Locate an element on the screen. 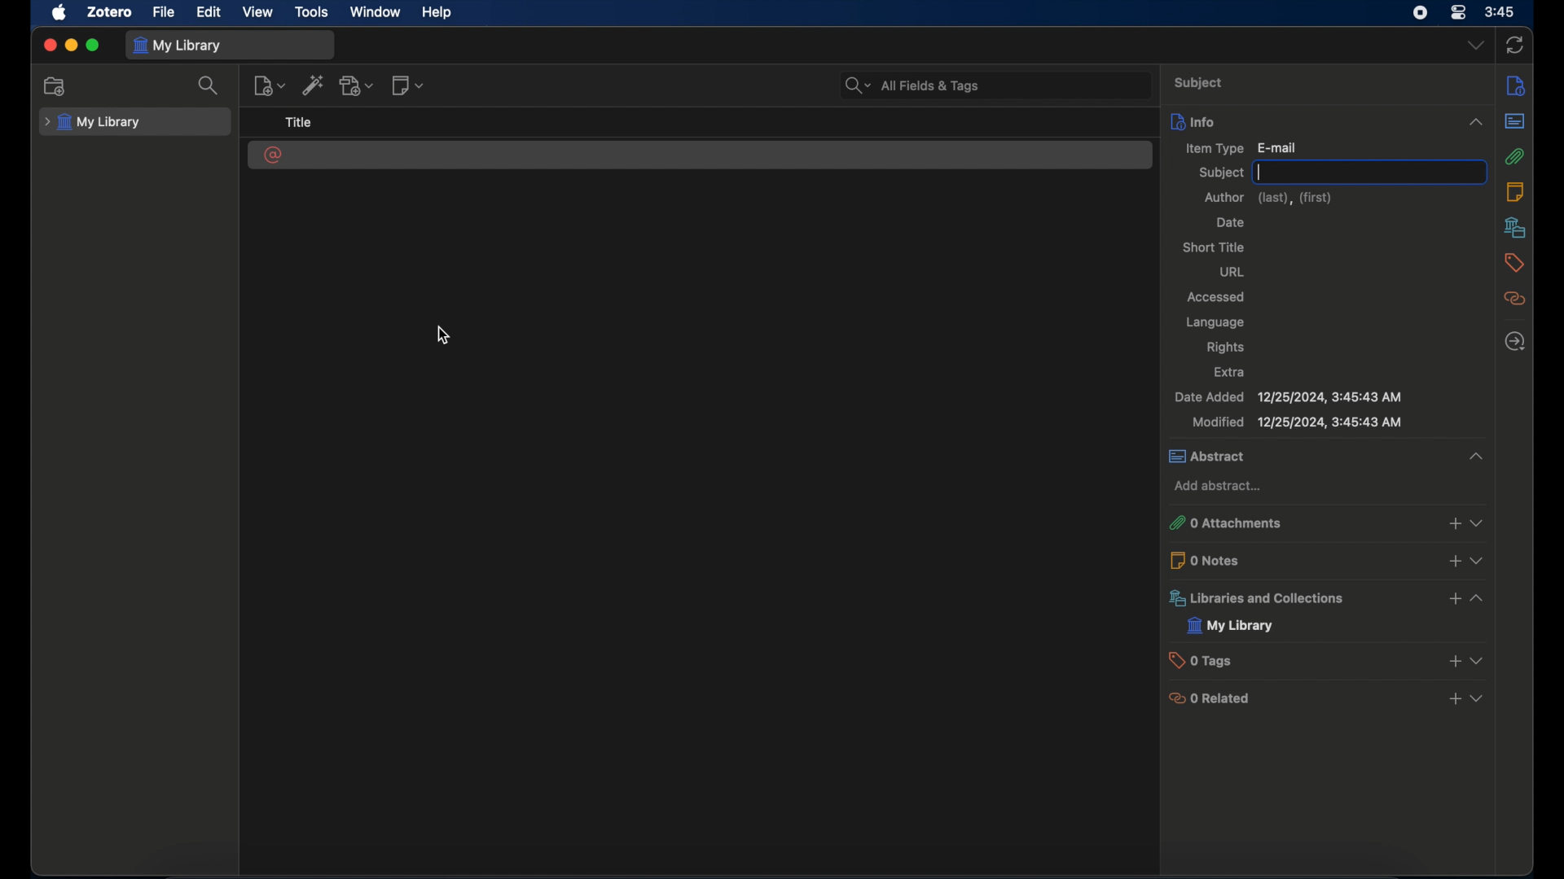  author is located at coordinates (1270, 198).